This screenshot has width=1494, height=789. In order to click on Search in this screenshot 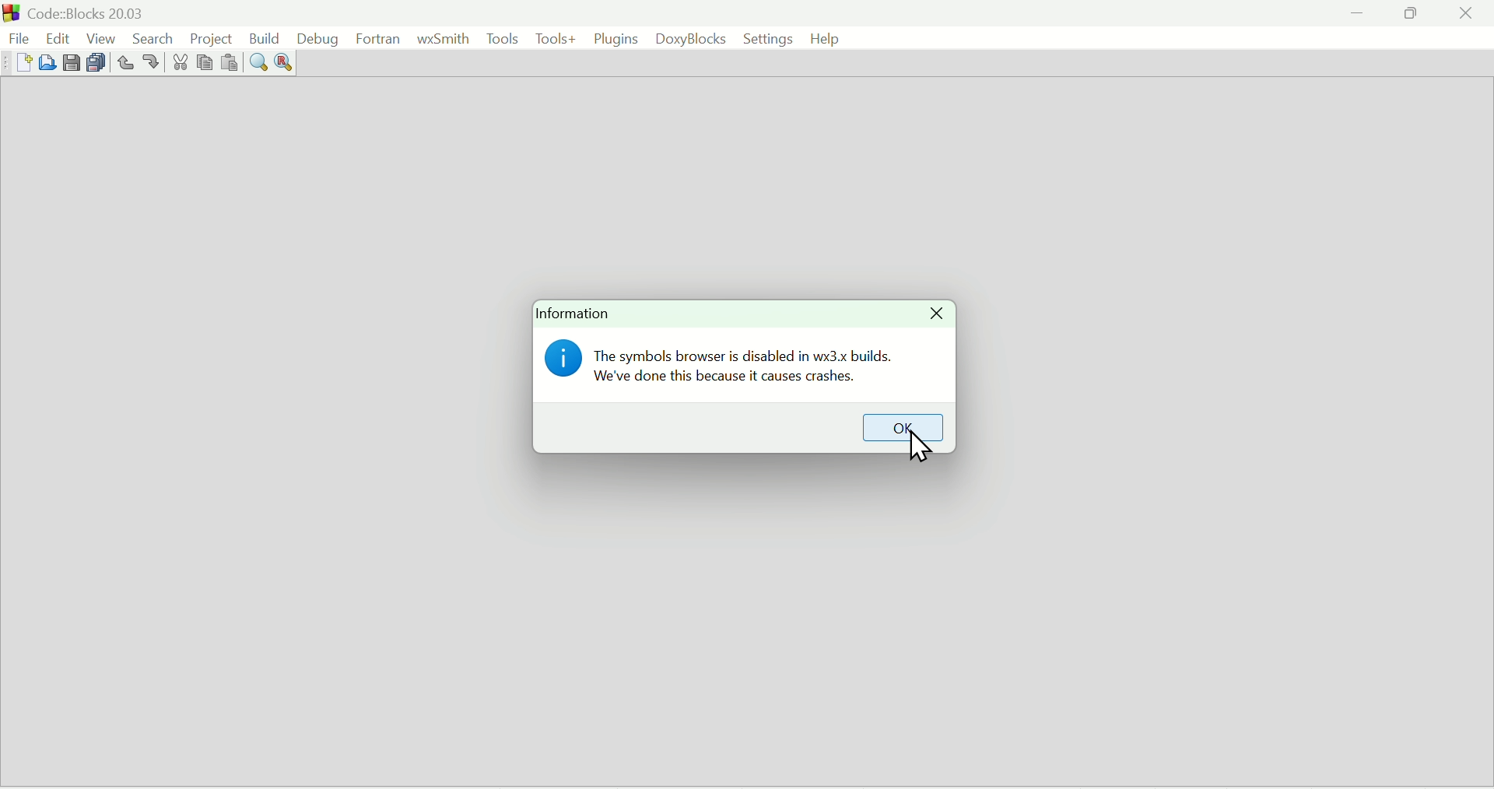, I will do `click(150, 37)`.